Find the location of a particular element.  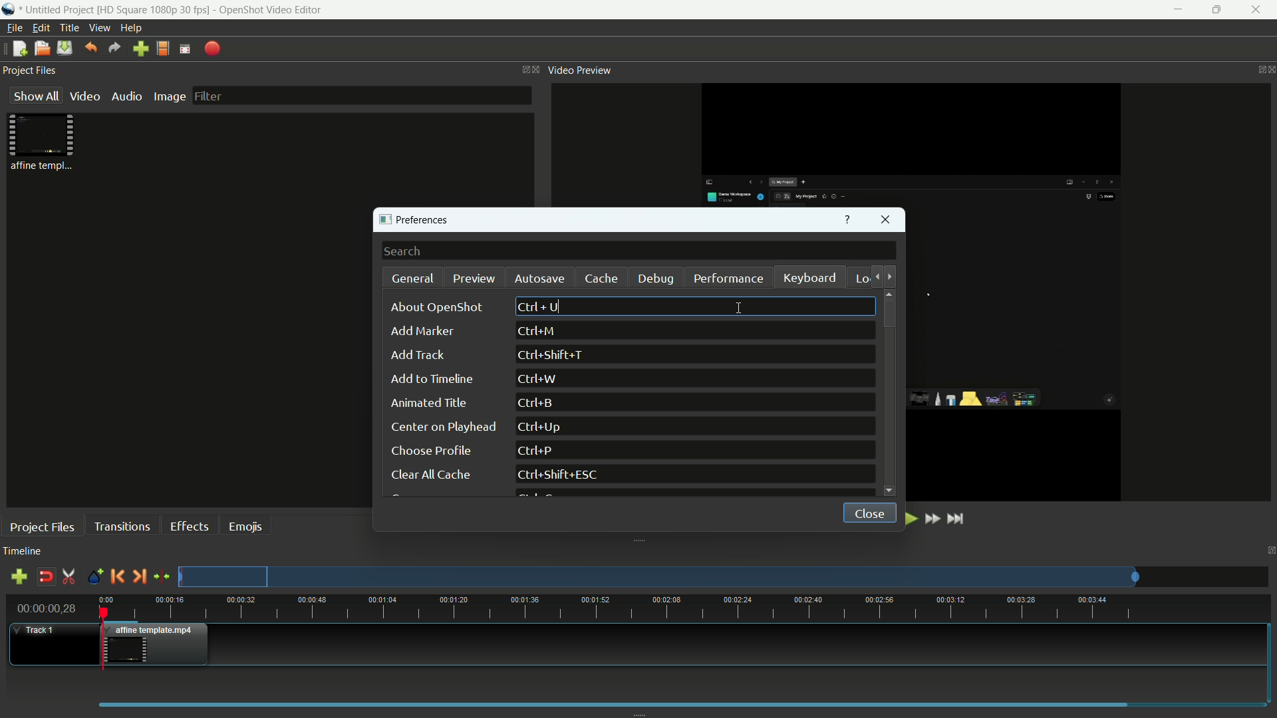

keyboard shortcut is located at coordinates (561, 475).